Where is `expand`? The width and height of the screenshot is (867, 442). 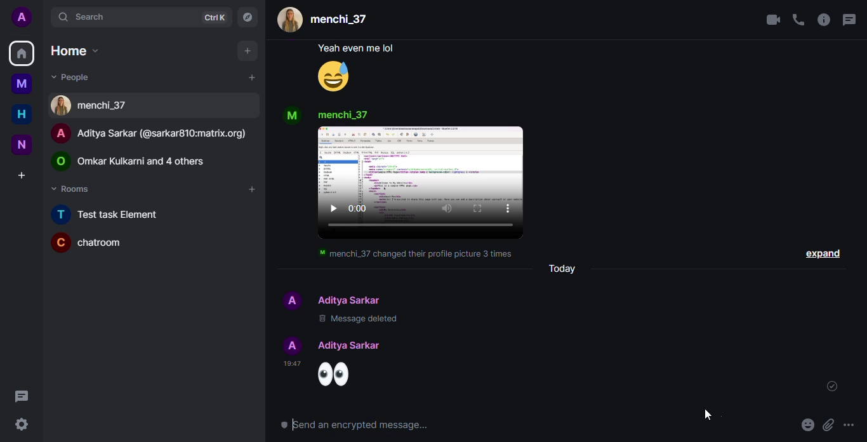
expand is located at coordinates (822, 255).